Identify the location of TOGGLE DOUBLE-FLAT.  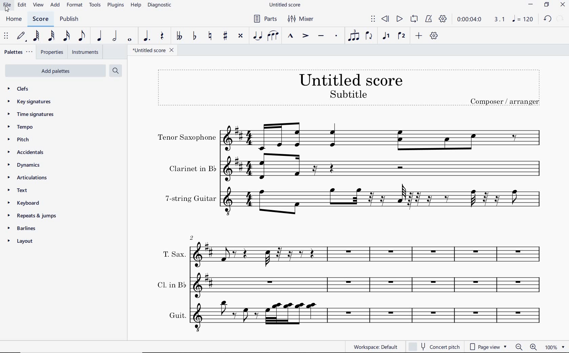
(179, 36).